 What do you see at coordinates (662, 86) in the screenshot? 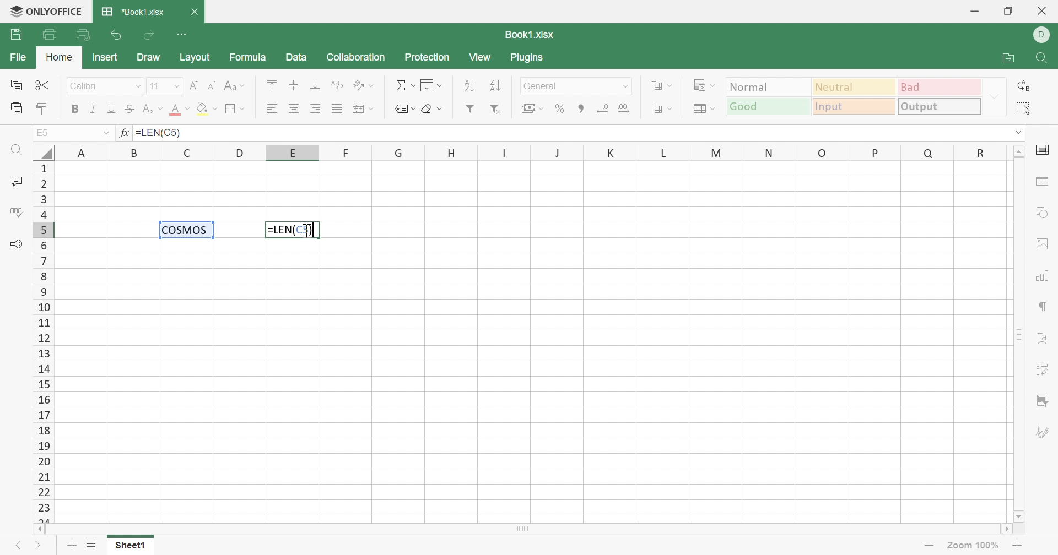
I see `Add cells` at bounding box center [662, 86].